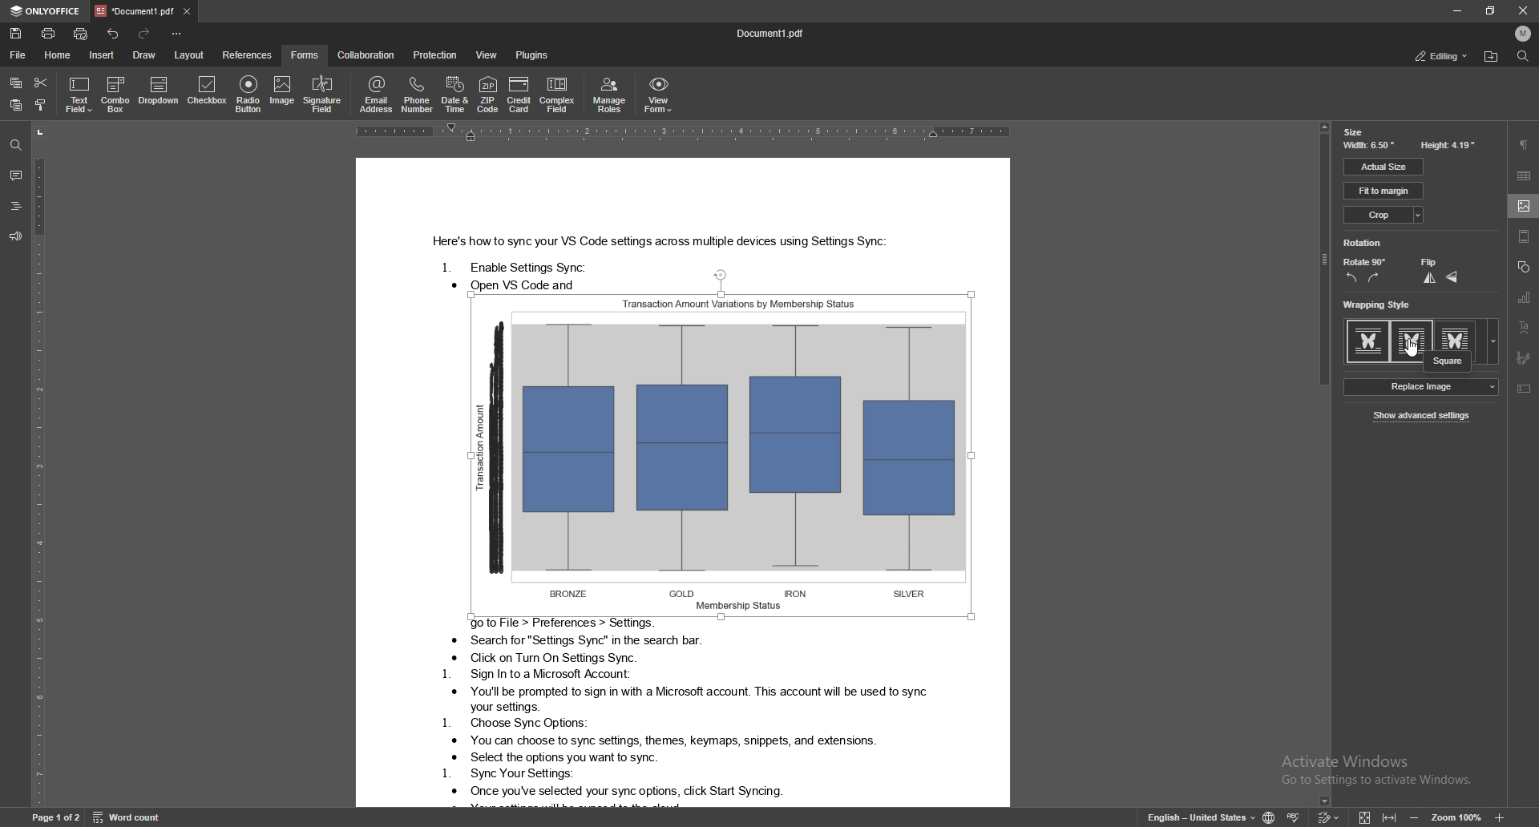  What do you see at coordinates (520, 94) in the screenshot?
I see `credit card` at bounding box center [520, 94].